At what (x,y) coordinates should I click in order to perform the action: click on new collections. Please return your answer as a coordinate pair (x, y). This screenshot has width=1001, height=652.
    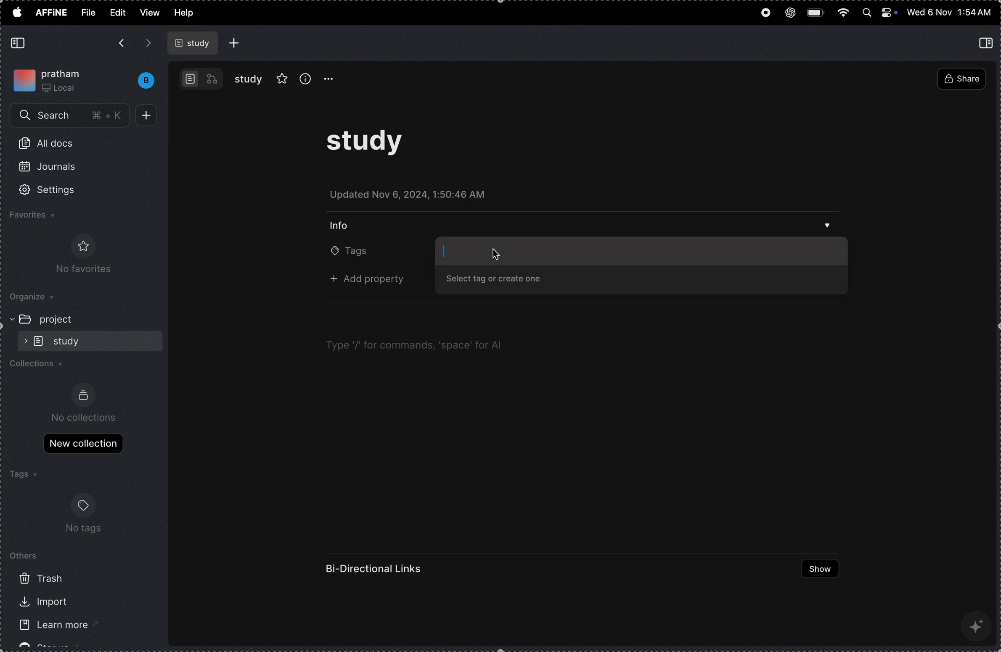
    Looking at the image, I should click on (83, 442).